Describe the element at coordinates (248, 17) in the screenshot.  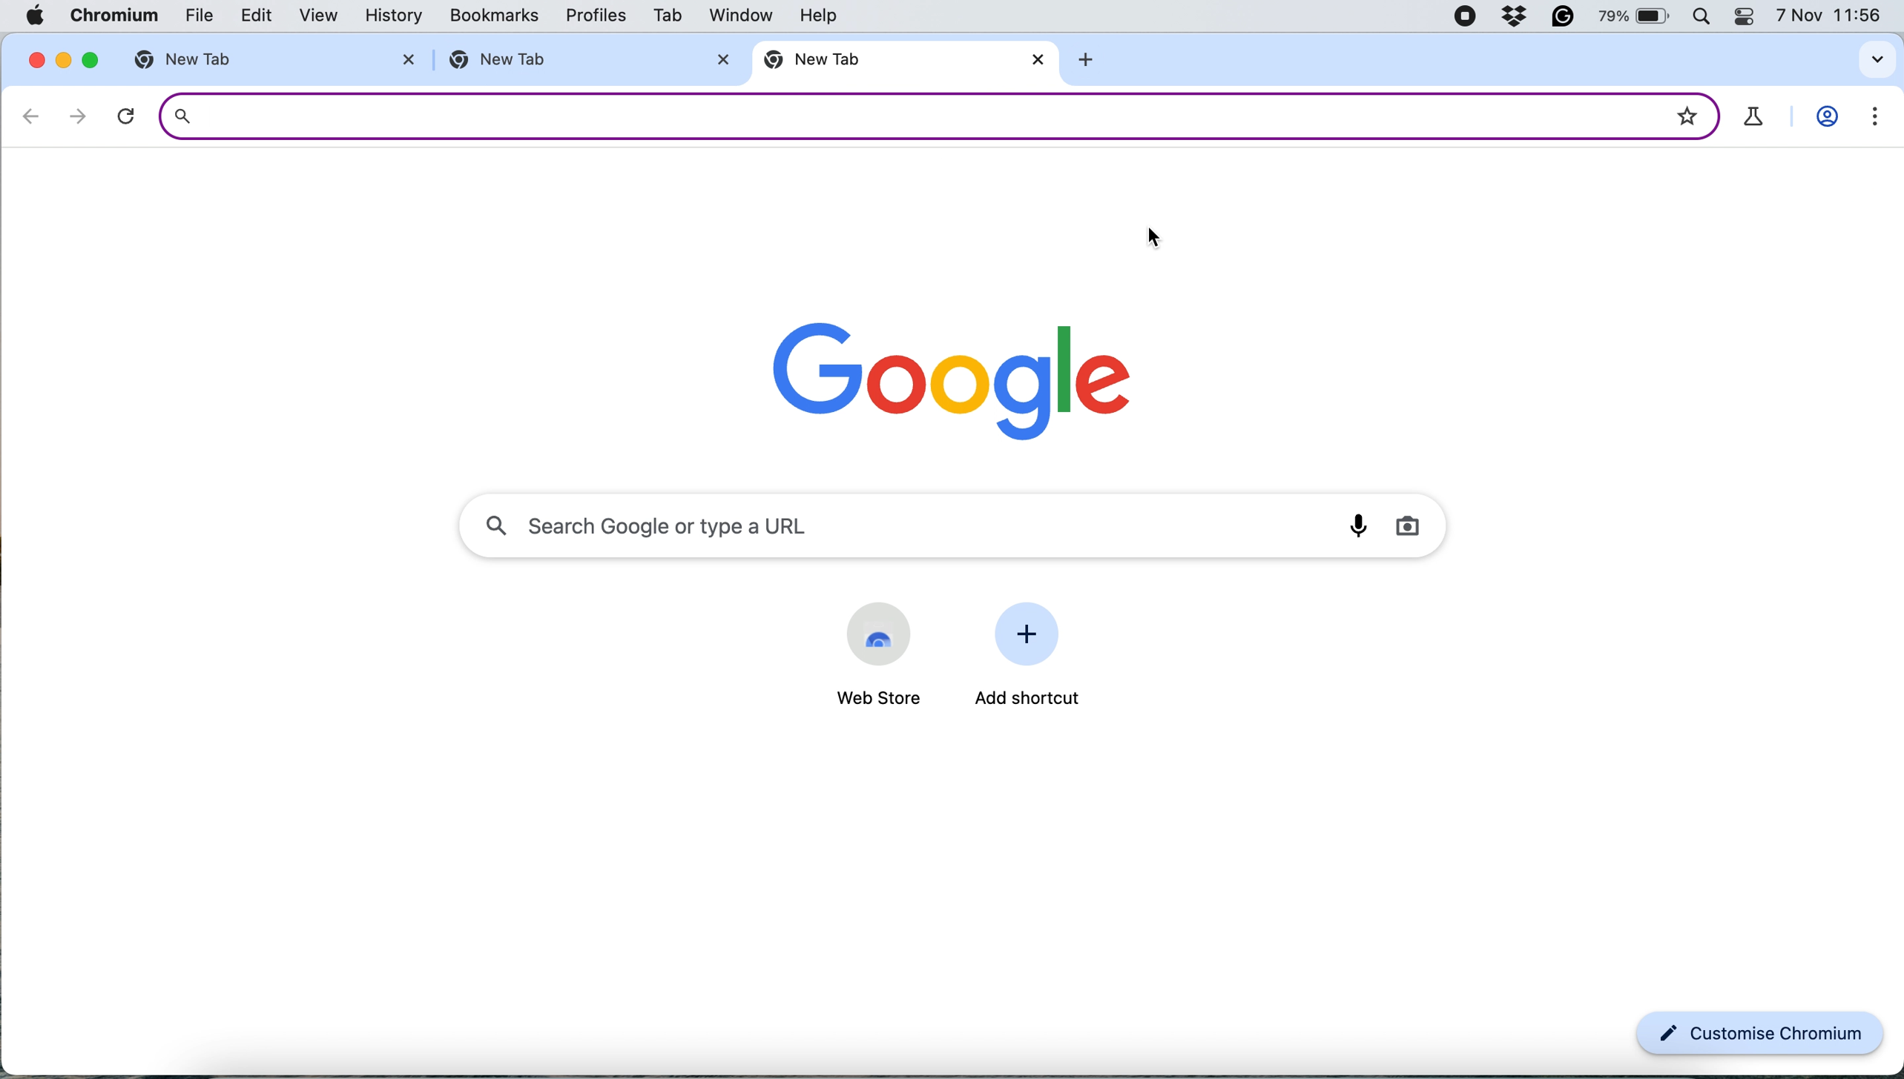
I see `edit` at that location.